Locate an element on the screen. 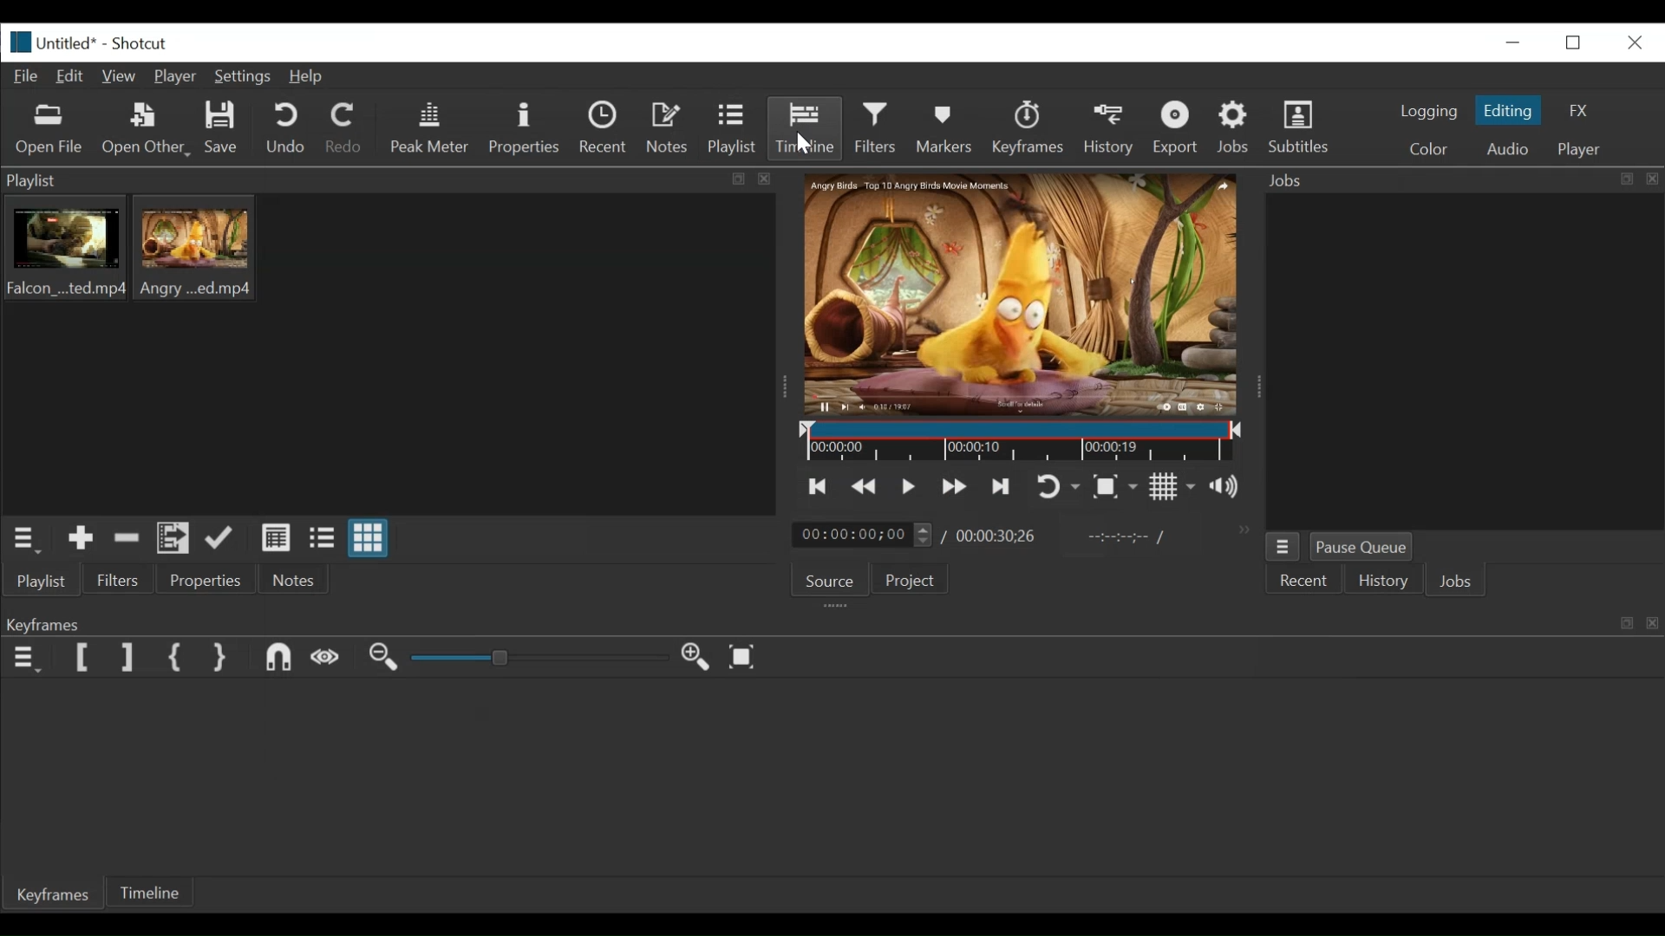  Source is located at coordinates (828, 583).